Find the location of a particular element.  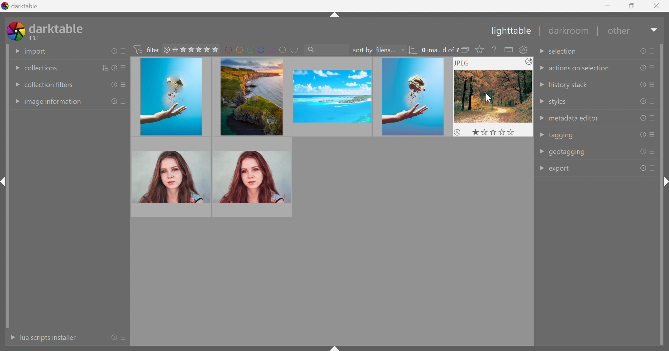

presets is located at coordinates (124, 101).